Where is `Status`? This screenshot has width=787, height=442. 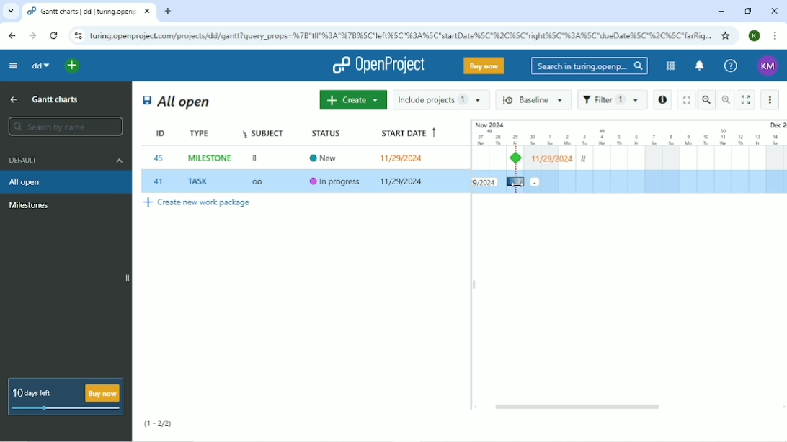
Status is located at coordinates (329, 133).